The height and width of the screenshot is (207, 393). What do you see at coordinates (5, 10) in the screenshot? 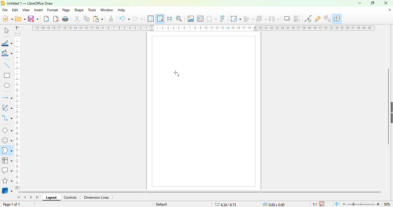
I see `file` at bounding box center [5, 10].